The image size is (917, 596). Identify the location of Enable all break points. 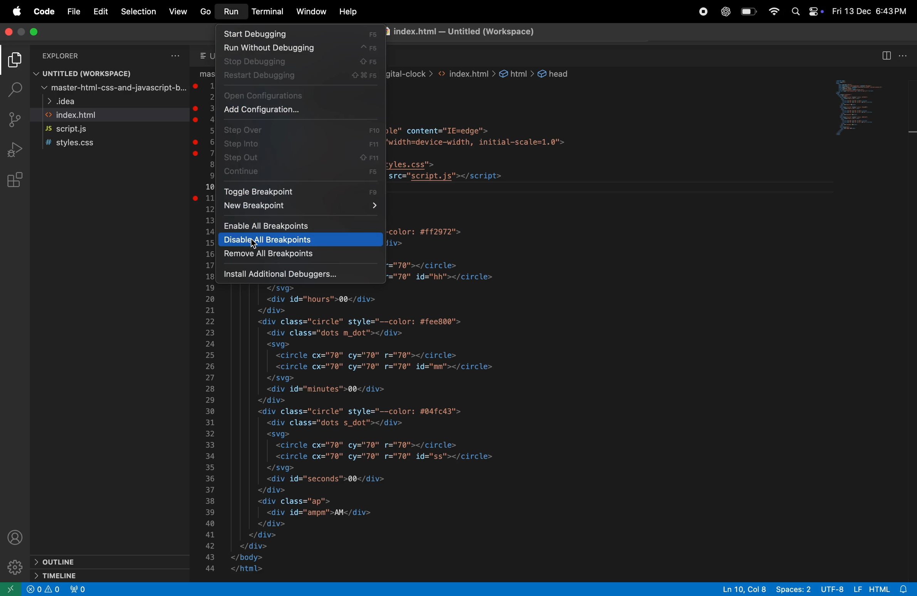
(299, 224).